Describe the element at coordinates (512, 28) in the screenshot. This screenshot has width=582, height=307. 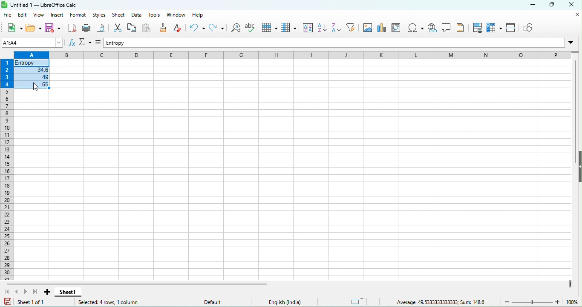
I see `split window` at that location.